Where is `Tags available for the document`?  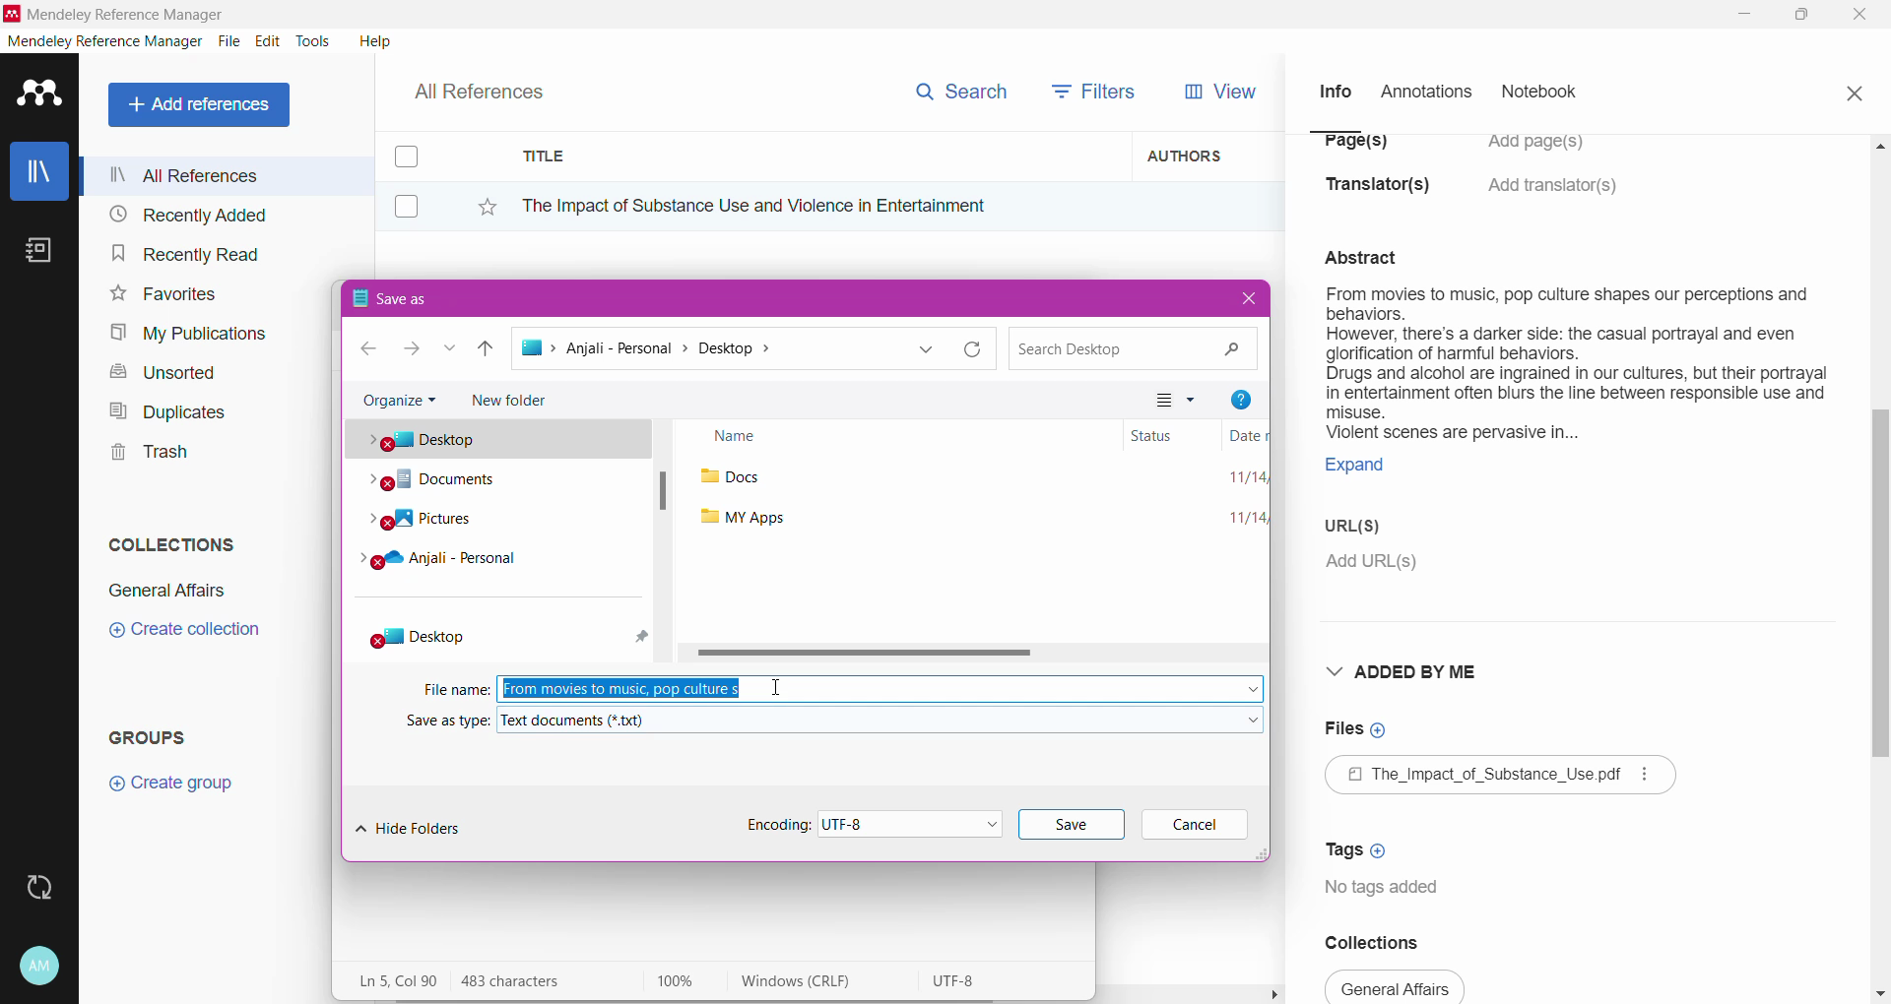 Tags available for the document is located at coordinates (1387, 890).